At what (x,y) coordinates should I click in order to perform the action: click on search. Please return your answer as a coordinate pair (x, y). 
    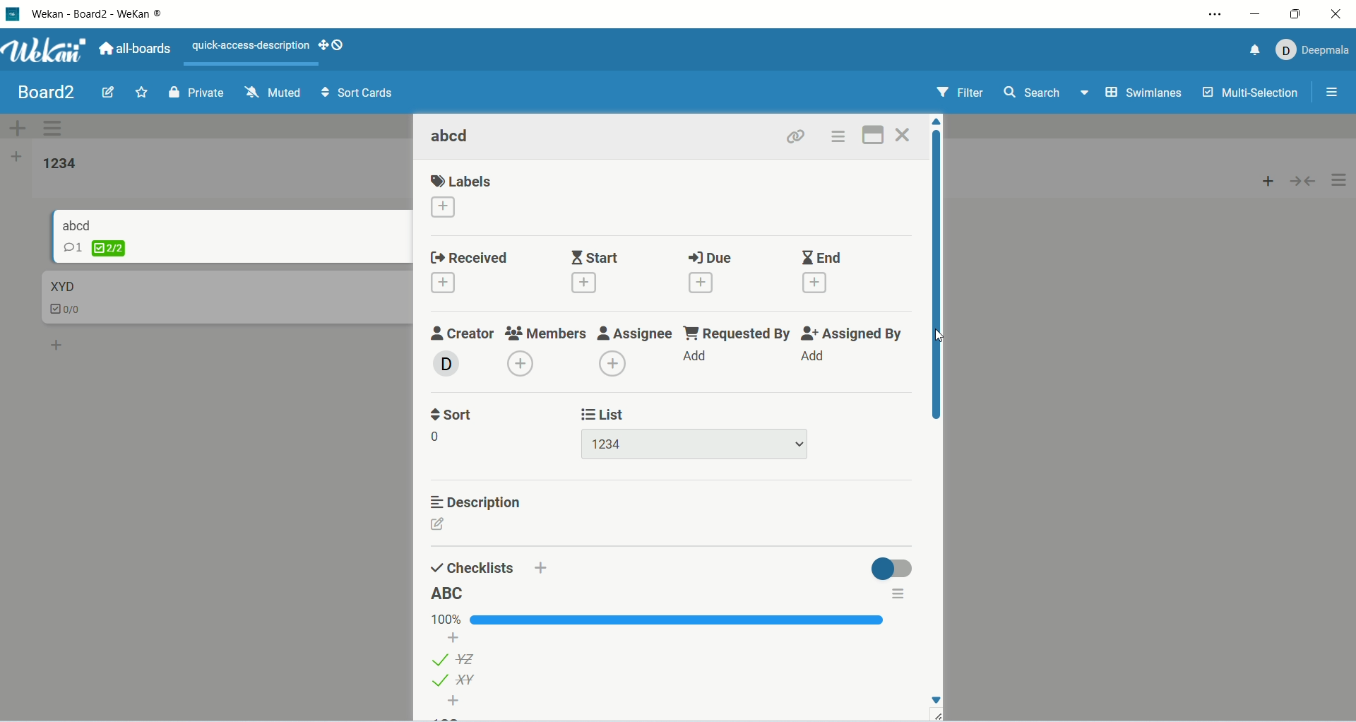
    Looking at the image, I should click on (1048, 94).